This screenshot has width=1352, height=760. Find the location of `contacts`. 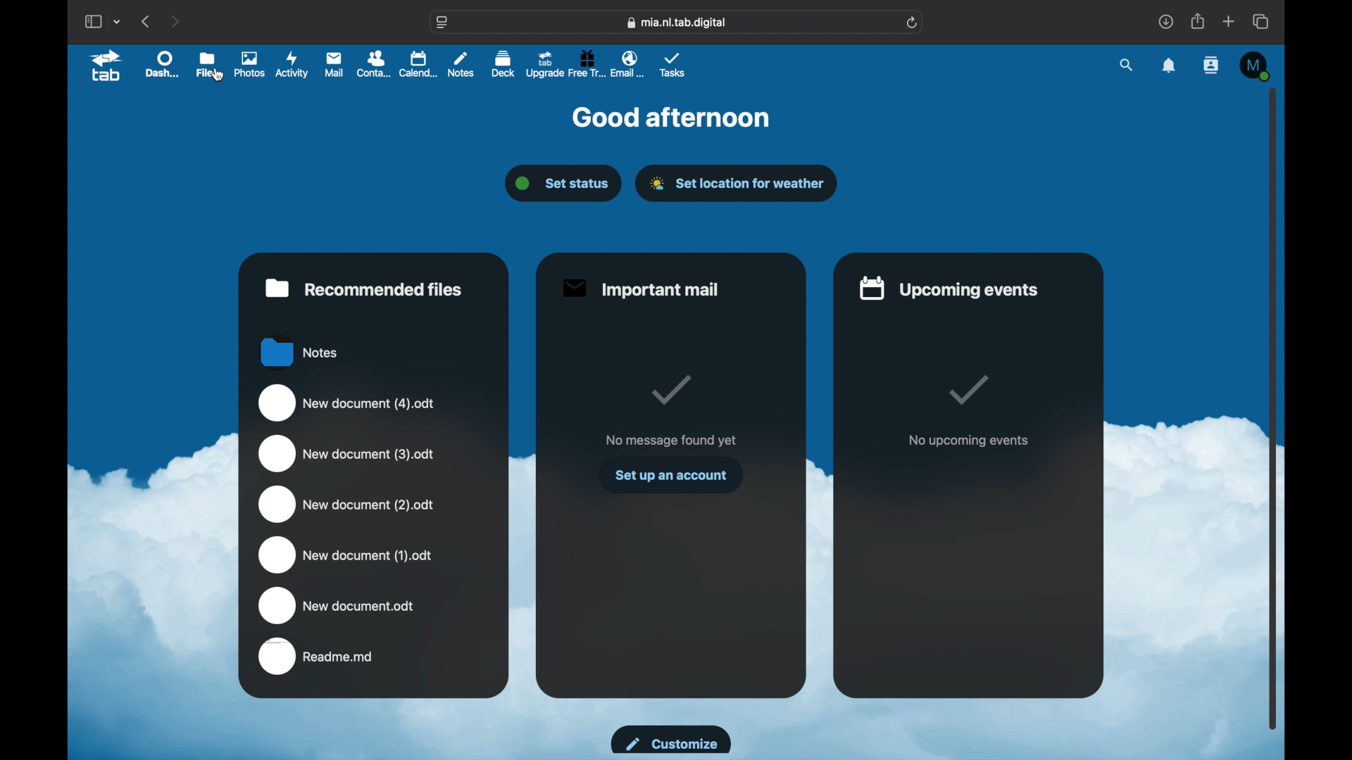

contacts is located at coordinates (1210, 65).